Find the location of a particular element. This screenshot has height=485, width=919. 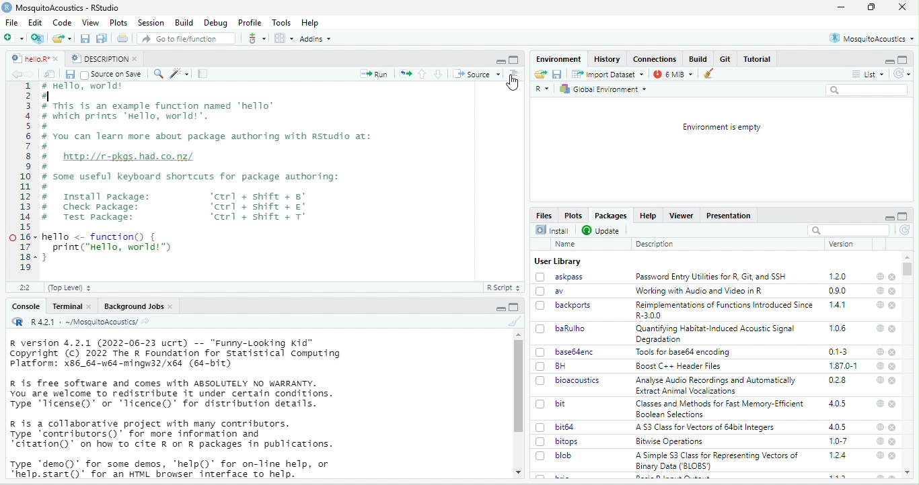

close is located at coordinates (893, 352).